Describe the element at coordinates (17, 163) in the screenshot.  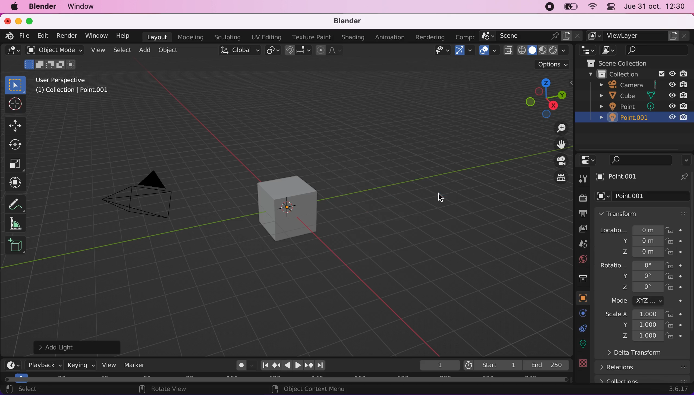
I see `scale` at that location.